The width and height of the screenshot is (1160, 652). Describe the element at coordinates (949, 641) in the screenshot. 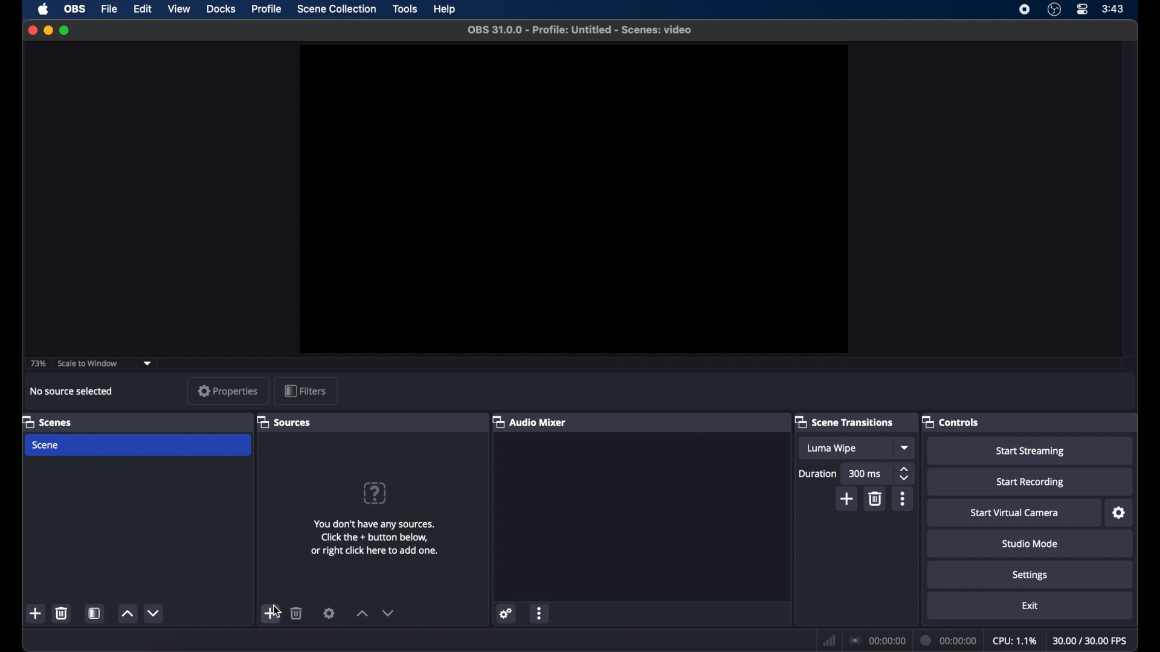

I see `00:00:00` at that location.